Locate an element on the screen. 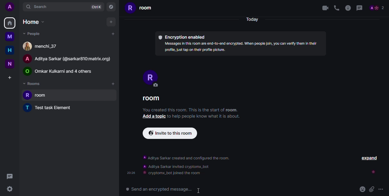 The height and width of the screenshot is (196, 389). R room is located at coordinates (140, 9).